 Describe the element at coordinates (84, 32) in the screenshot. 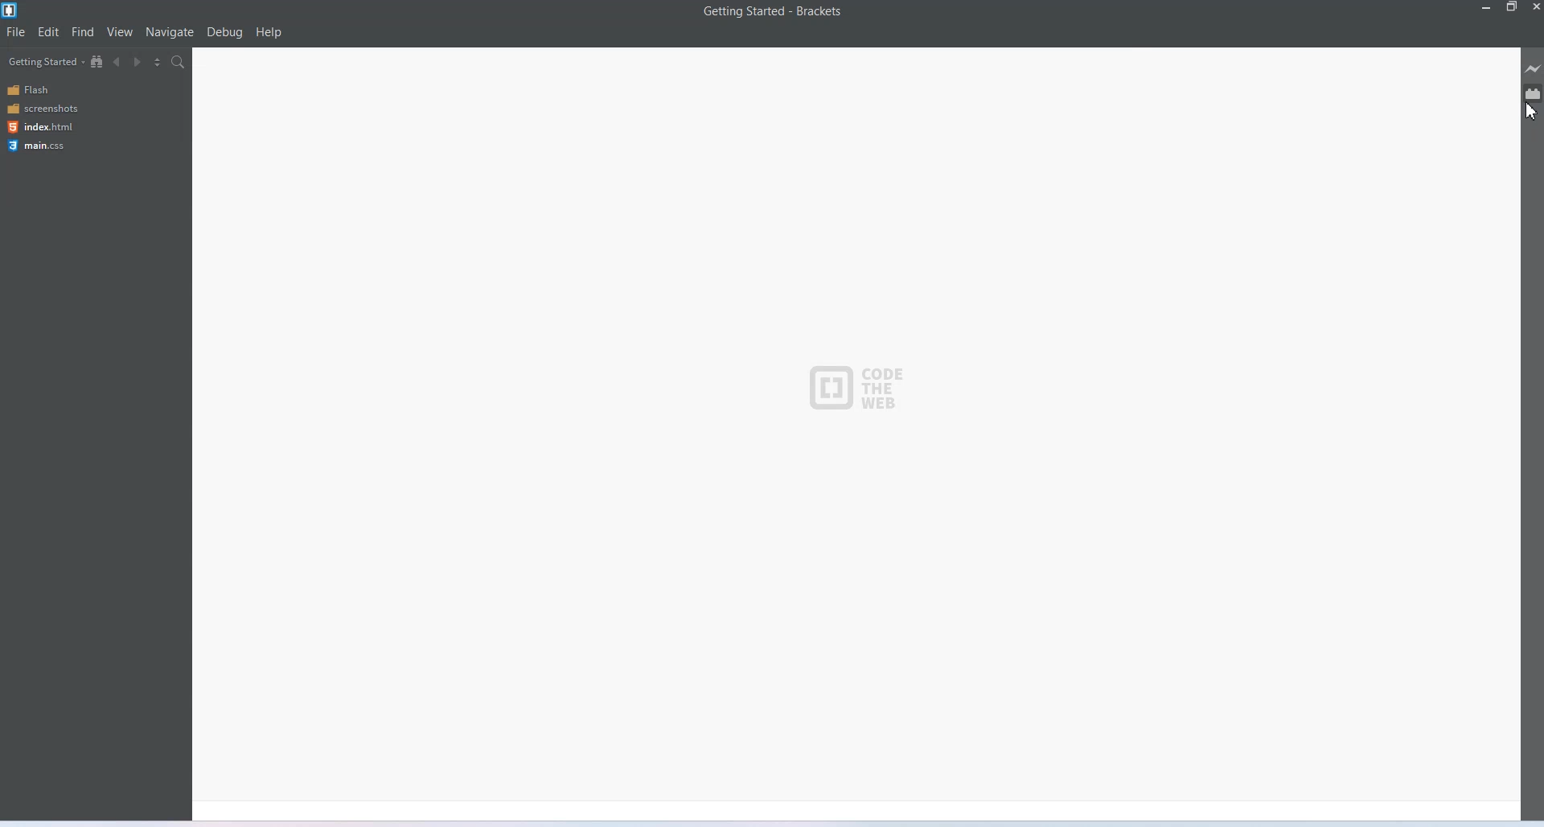

I see `Find` at that location.